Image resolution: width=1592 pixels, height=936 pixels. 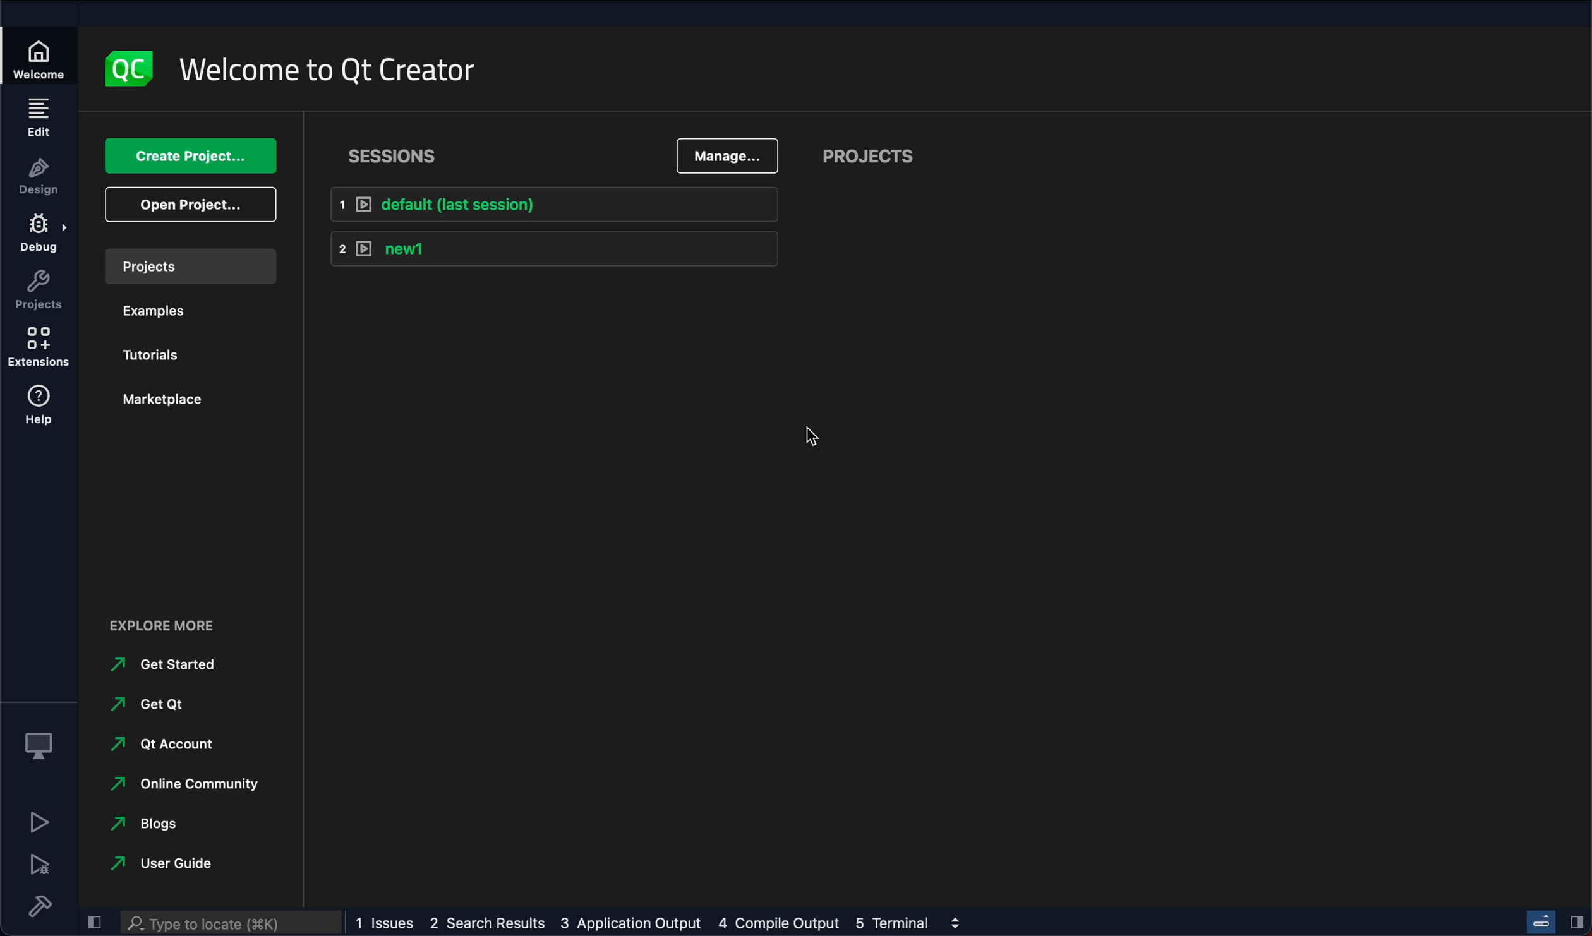 What do you see at coordinates (553, 251) in the screenshot?
I see `new1` at bounding box center [553, 251].